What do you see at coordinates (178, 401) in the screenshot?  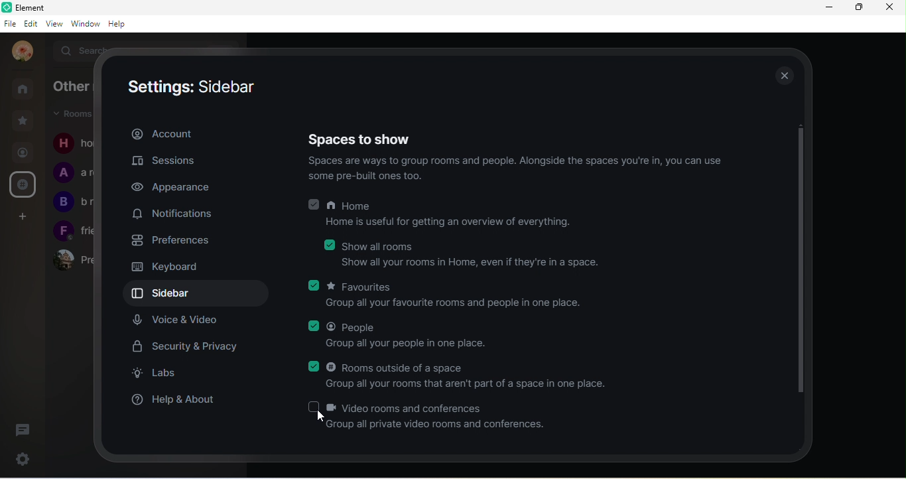 I see `help about` at bounding box center [178, 401].